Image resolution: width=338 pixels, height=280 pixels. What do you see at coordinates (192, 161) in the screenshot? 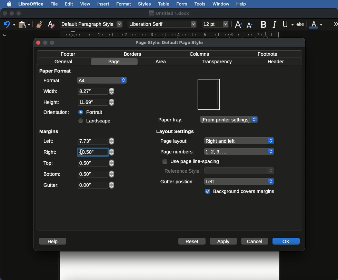
I see `Use page line spacing` at bounding box center [192, 161].